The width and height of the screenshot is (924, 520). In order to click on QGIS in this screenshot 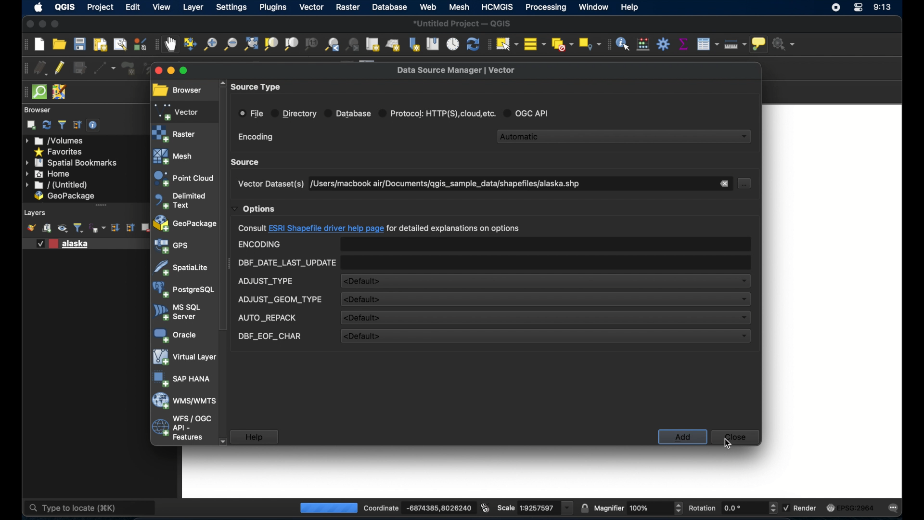, I will do `click(65, 7)`.